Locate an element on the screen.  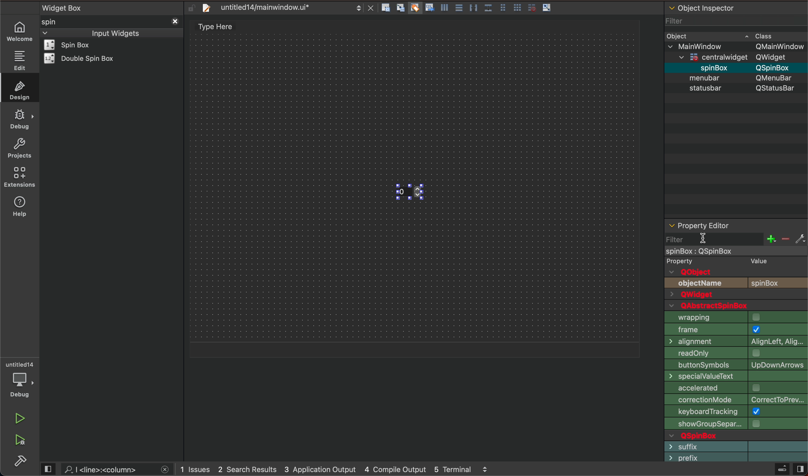
run is located at coordinates (19, 419).